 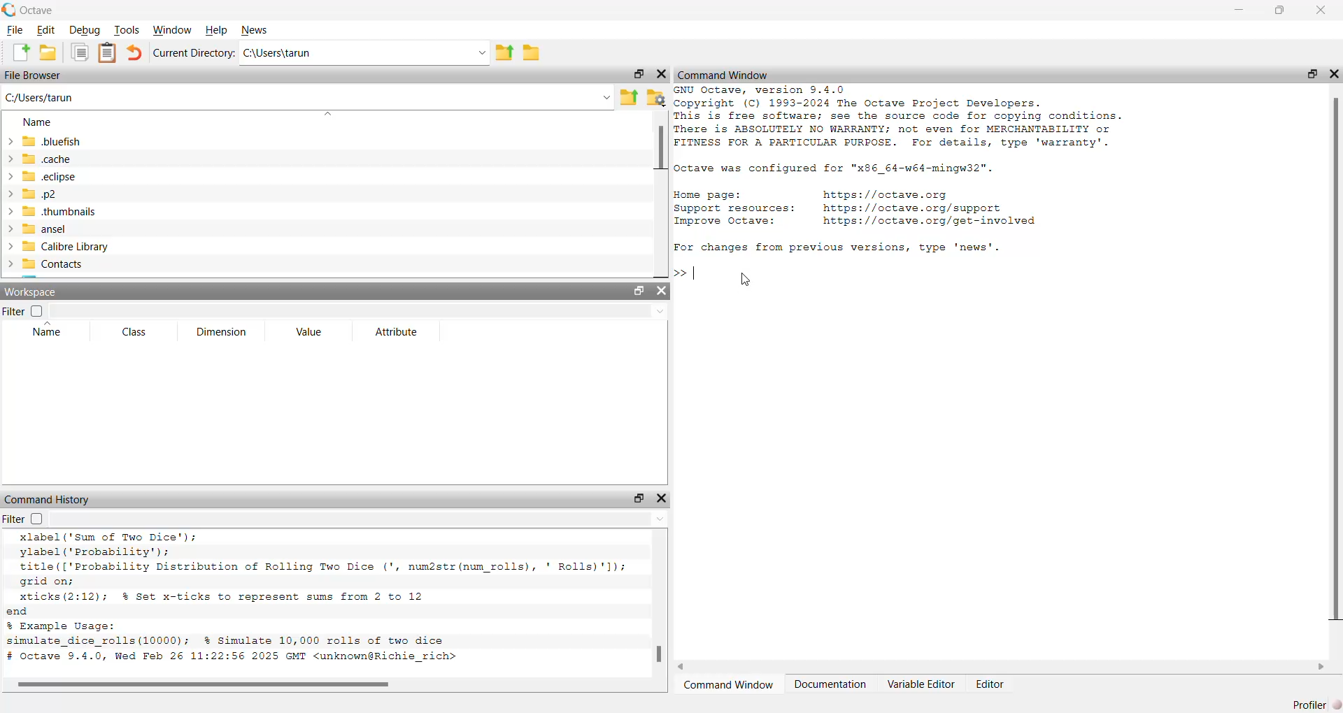 What do you see at coordinates (49, 54) in the screenshot?
I see `Create Folder` at bounding box center [49, 54].